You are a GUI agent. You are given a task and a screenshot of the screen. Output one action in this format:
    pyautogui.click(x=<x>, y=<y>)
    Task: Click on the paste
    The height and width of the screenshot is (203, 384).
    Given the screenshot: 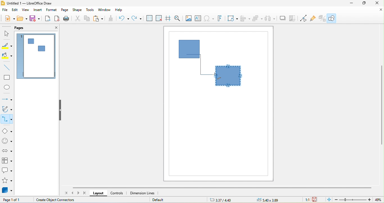 What is the action you would take?
    pyautogui.click(x=100, y=19)
    